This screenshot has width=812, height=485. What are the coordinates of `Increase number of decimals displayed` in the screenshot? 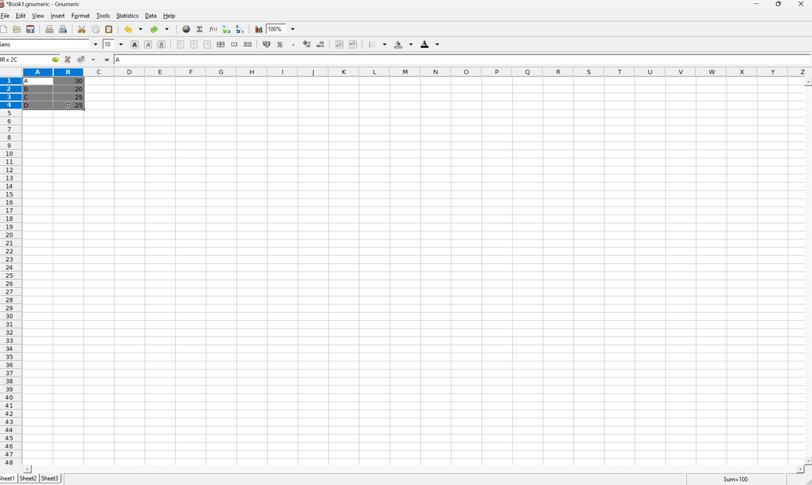 It's located at (307, 45).